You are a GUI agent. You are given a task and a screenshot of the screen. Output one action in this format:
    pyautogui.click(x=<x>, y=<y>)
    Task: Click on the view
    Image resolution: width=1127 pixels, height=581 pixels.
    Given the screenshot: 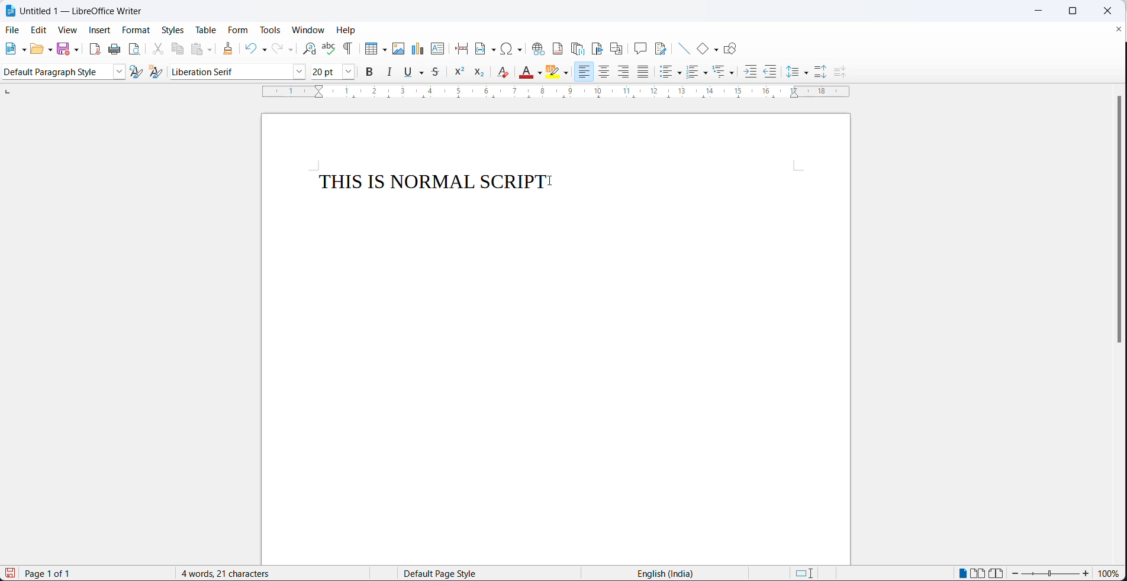 What is the action you would take?
    pyautogui.click(x=63, y=31)
    